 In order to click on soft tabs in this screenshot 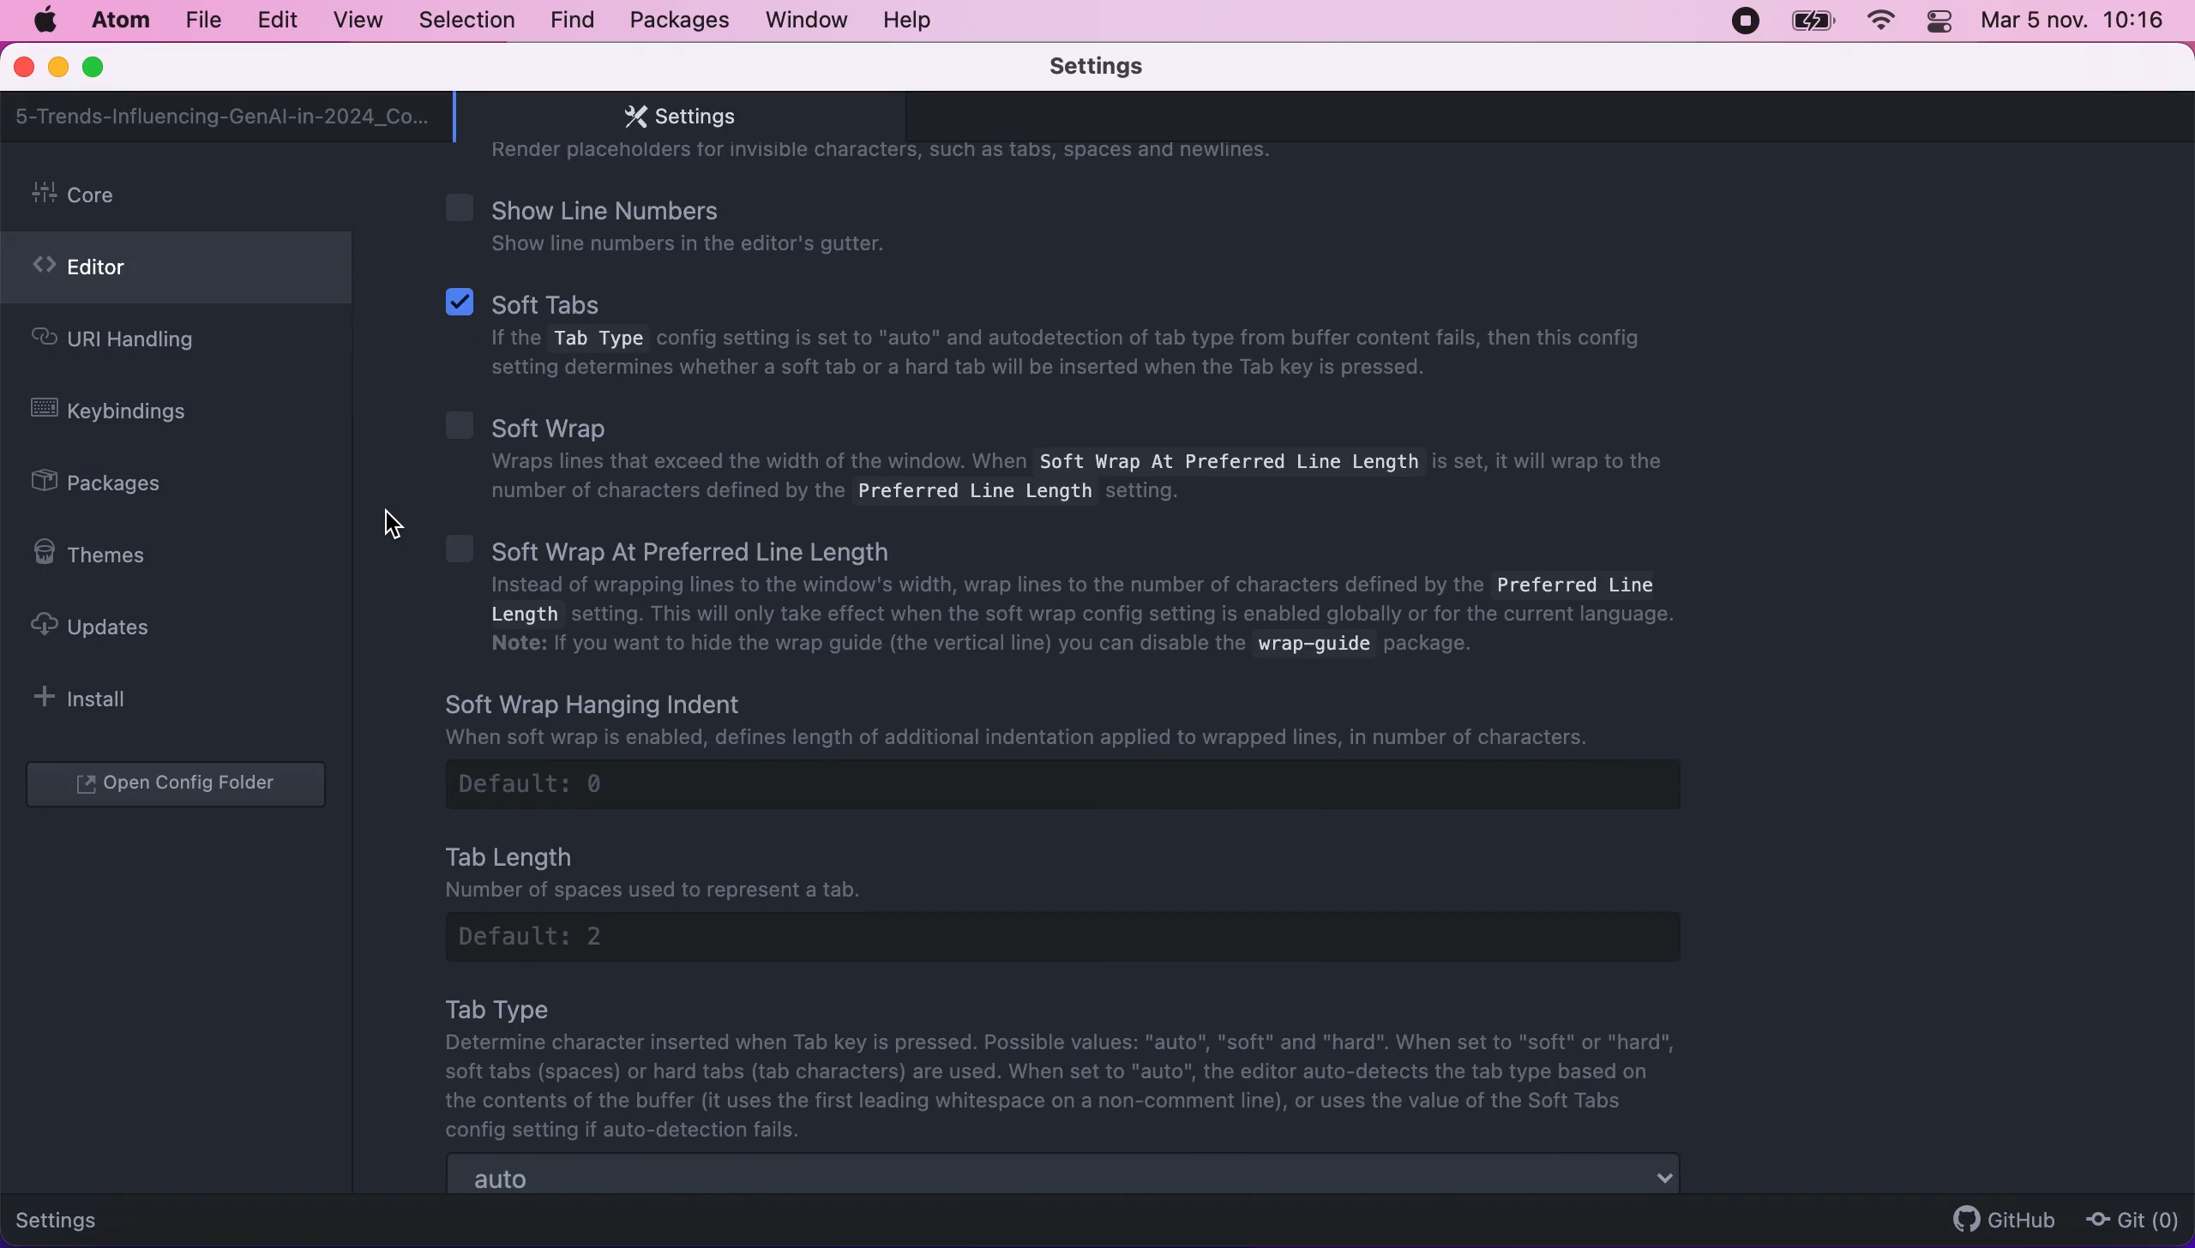, I will do `click(1054, 338)`.